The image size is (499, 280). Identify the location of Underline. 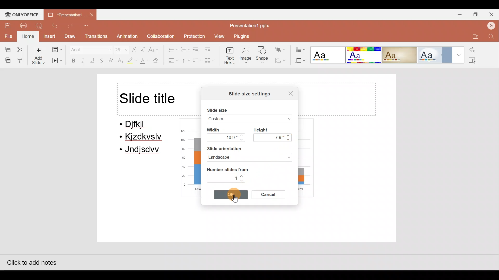
(93, 60).